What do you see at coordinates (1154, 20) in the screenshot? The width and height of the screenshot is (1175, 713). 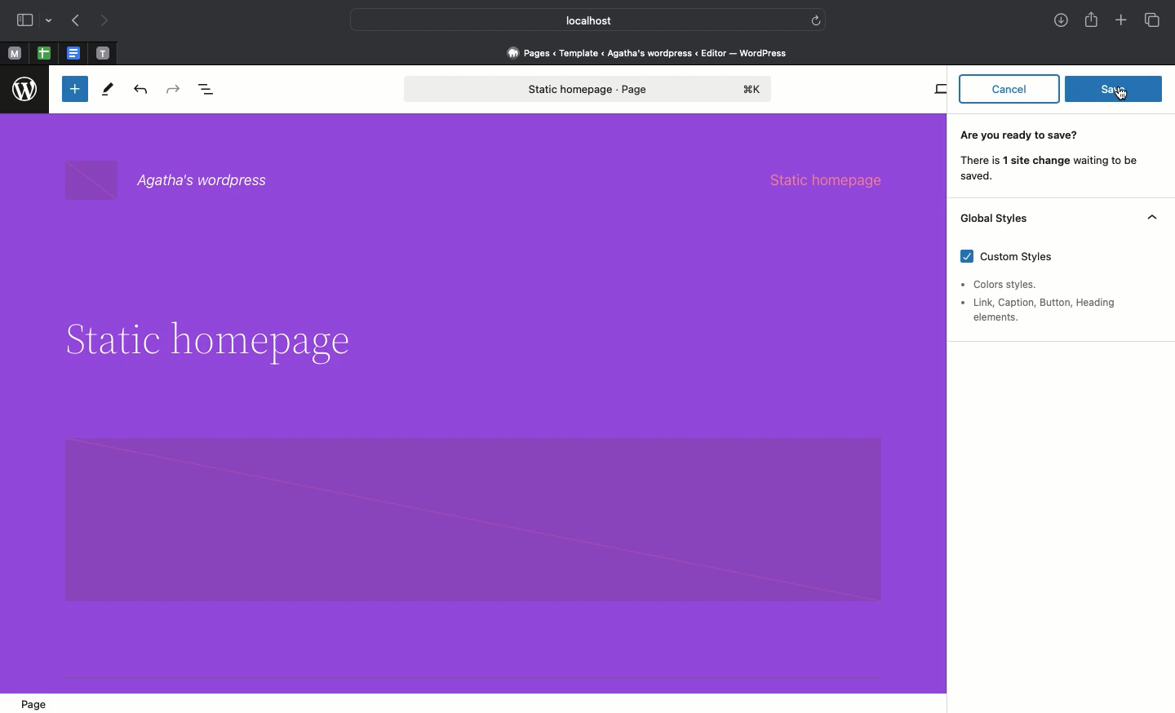 I see `Tabs` at bounding box center [1154, 20].